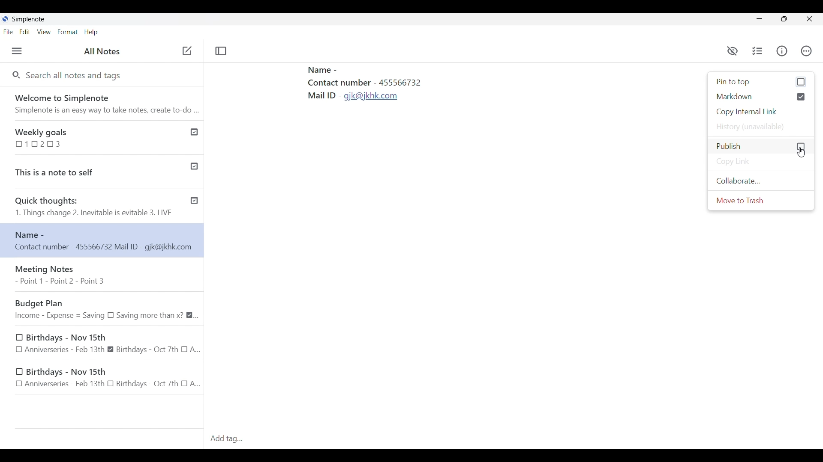 The image size is (823, 462). Describe the element at coordinates (782, 51) in the screenshot. I see `Info` at that location.